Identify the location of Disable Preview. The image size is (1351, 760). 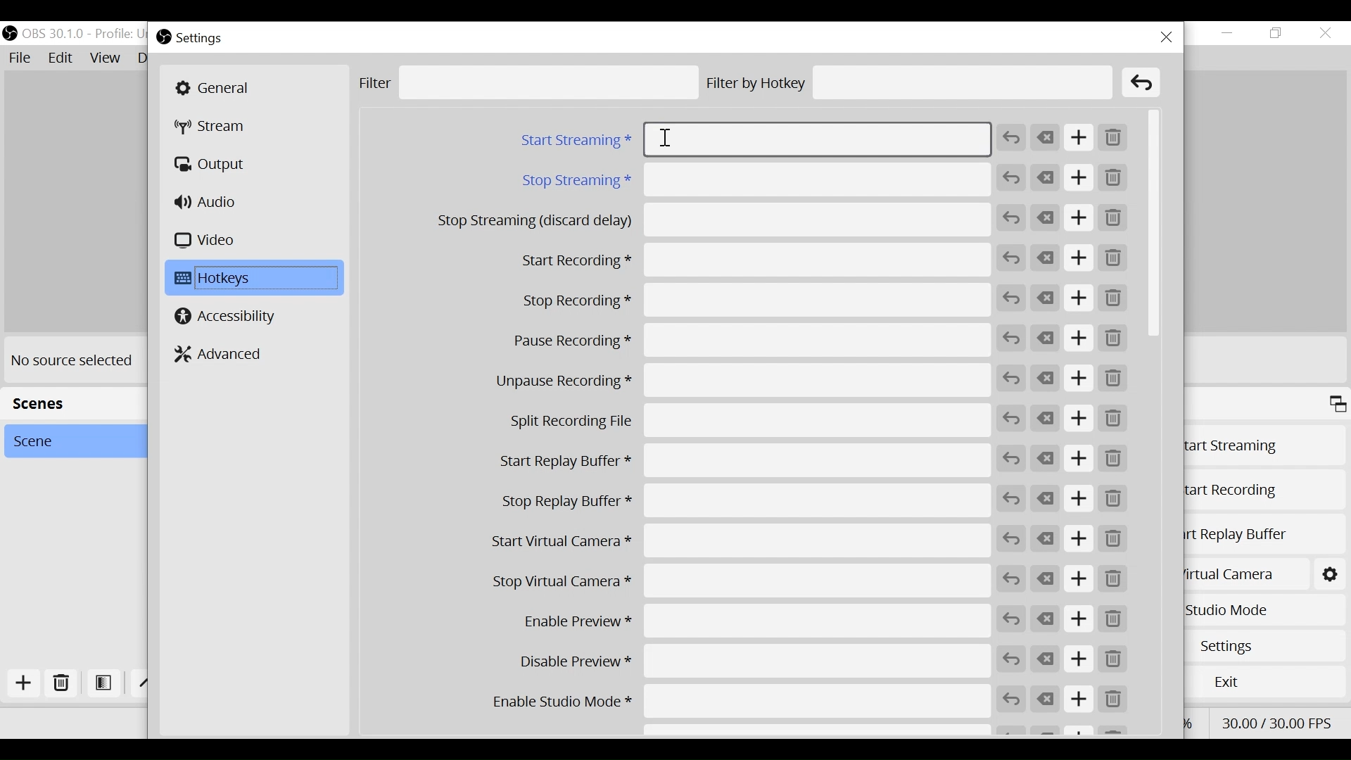
(742, 663).